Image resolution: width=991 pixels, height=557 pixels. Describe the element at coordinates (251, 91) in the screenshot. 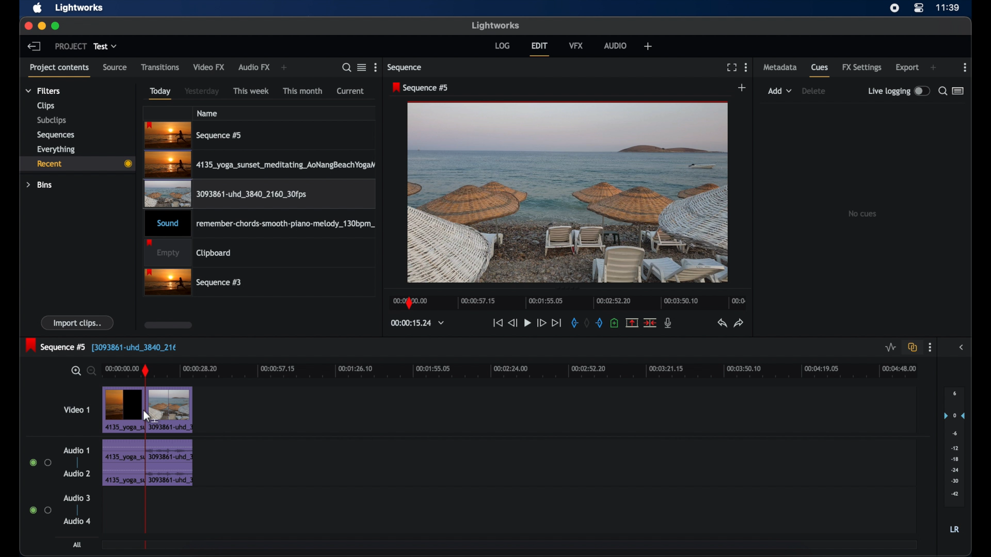

I see `this week` at that location.